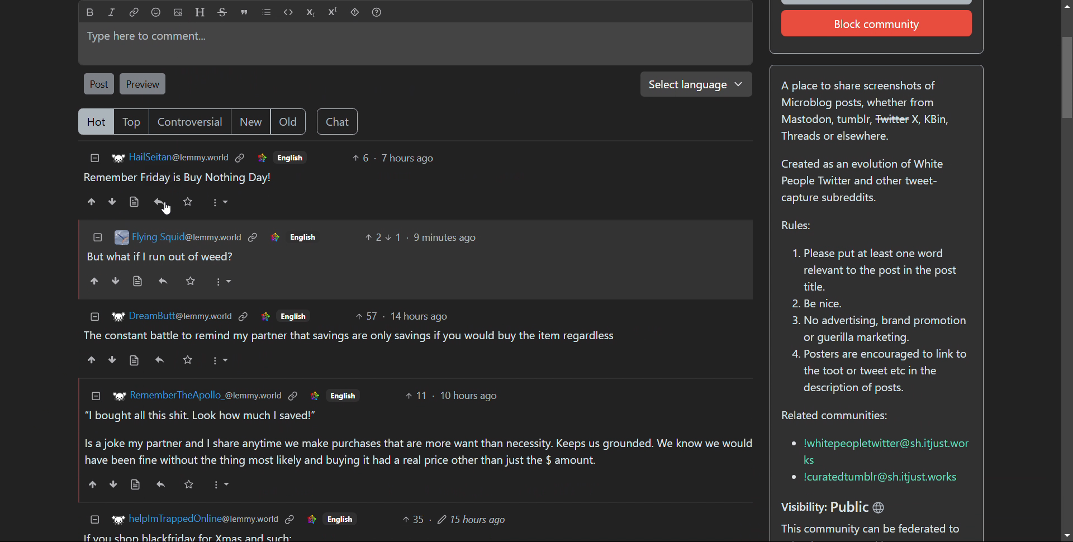 The image size is (1073, 542). Describe the element at coordinates (472, 519) in the screenshot. I see `time of posting` at that location.